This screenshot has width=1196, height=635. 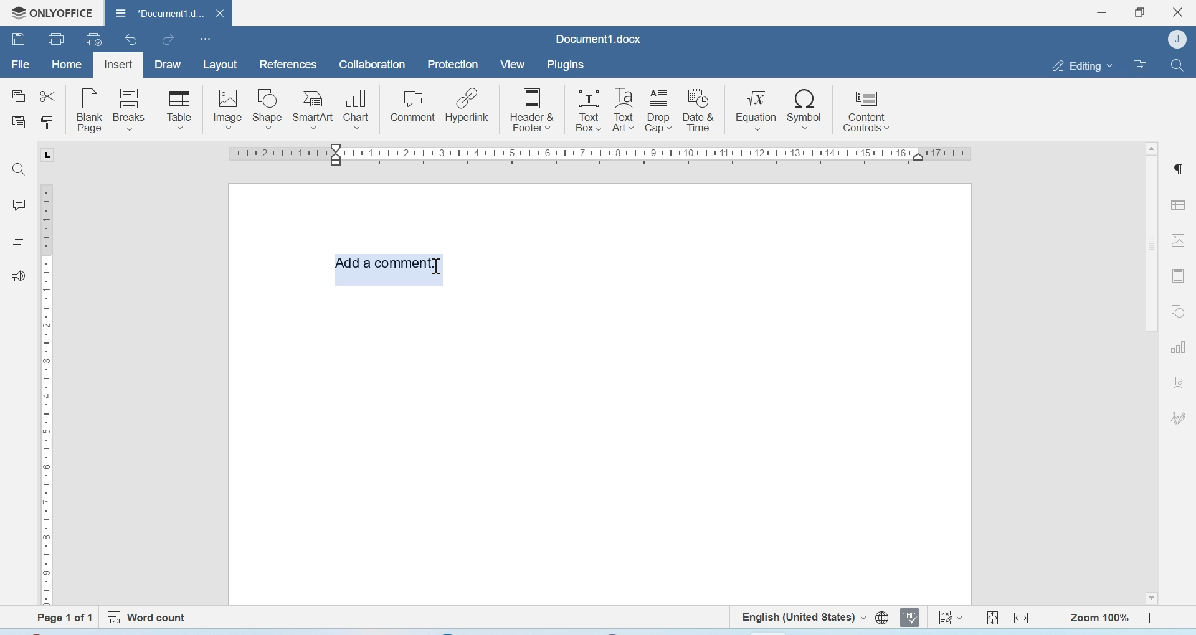 I want to click on Find, so click(x=1176, y=65).